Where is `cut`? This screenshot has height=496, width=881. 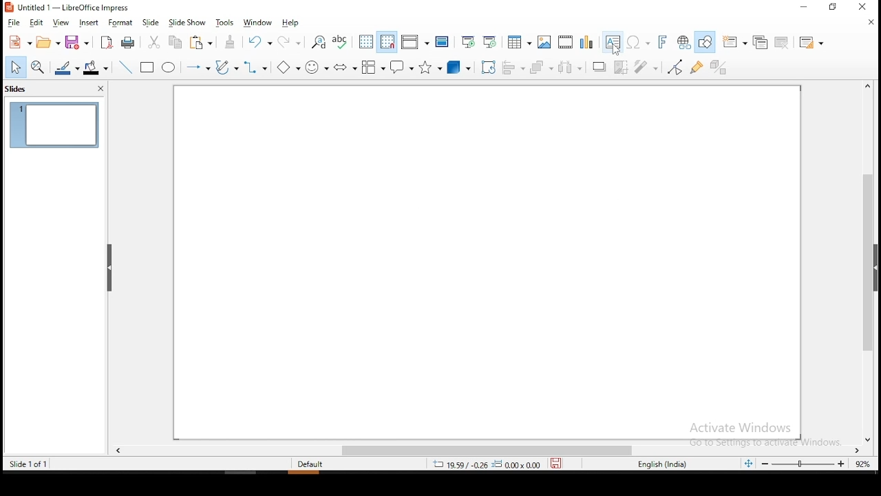
cut is located at coordinates (153, 42).